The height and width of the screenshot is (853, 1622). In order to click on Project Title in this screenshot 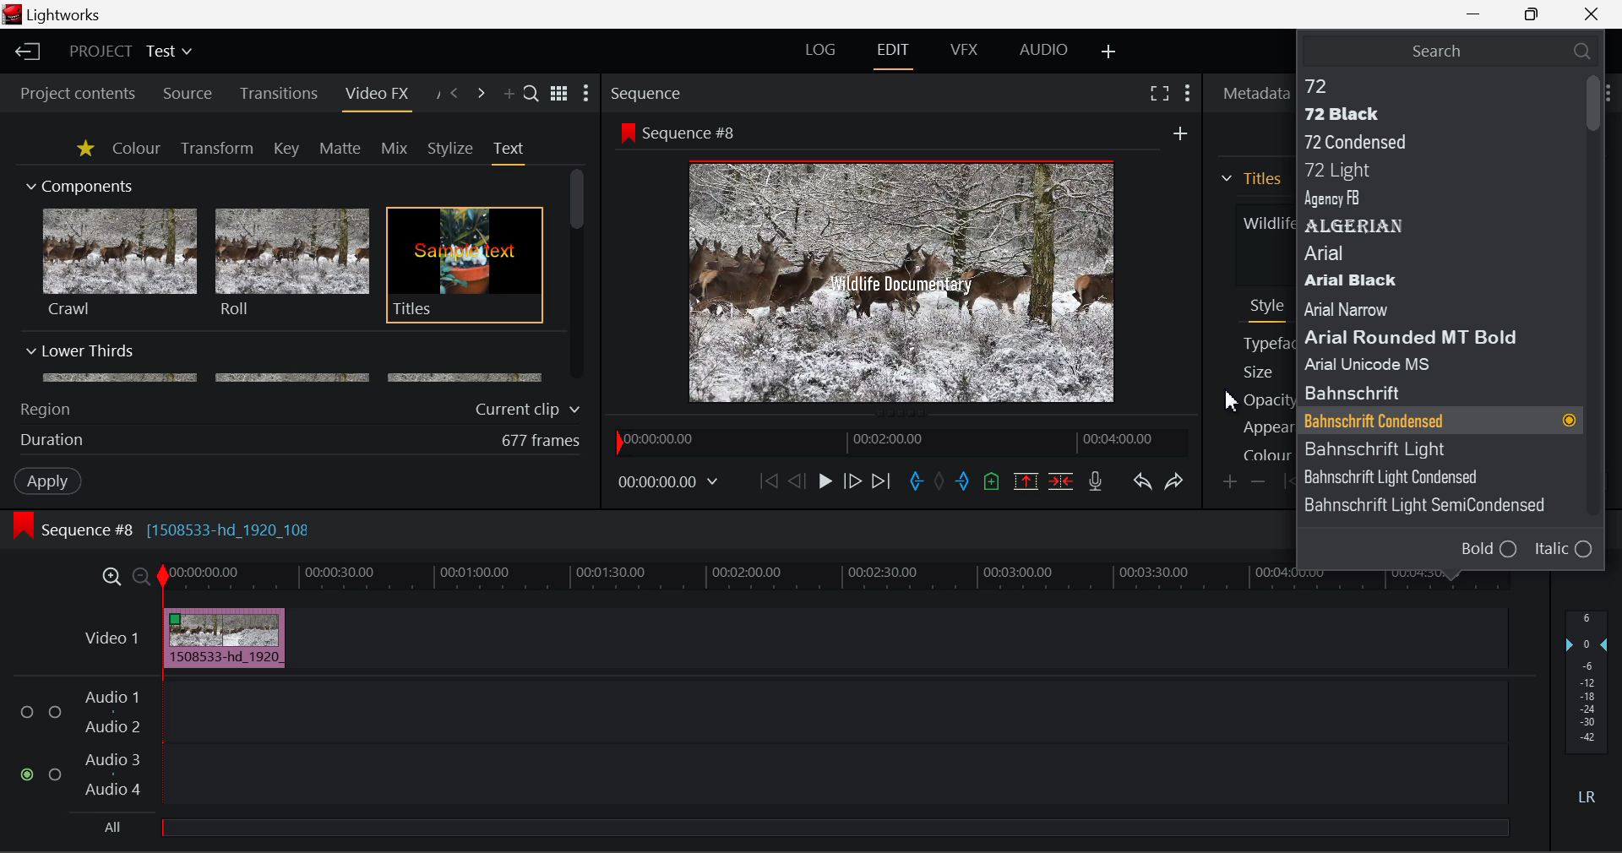, I will do `click(132, 50)`.